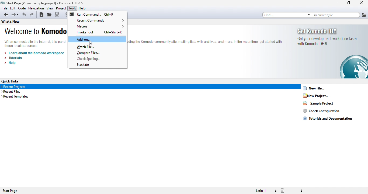  What do you see at coordinates (34, 42) in the screenshot?
I see `komodo text` at bounding box center [34, 42].